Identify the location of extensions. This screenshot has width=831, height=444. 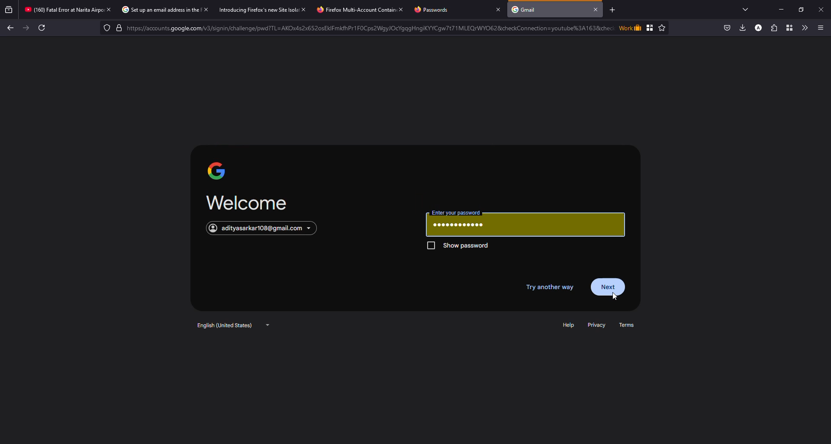
(773, 28).